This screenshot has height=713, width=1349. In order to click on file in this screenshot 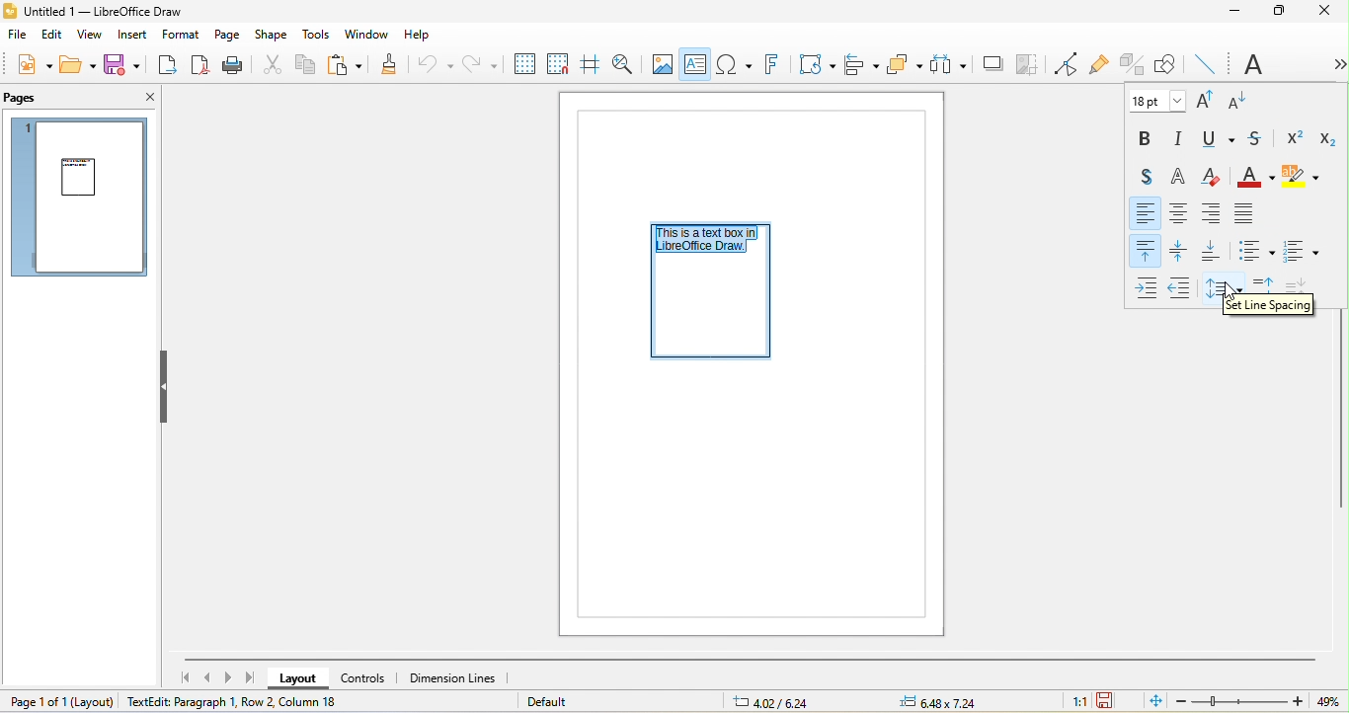, I will do `click(20, 36)`.